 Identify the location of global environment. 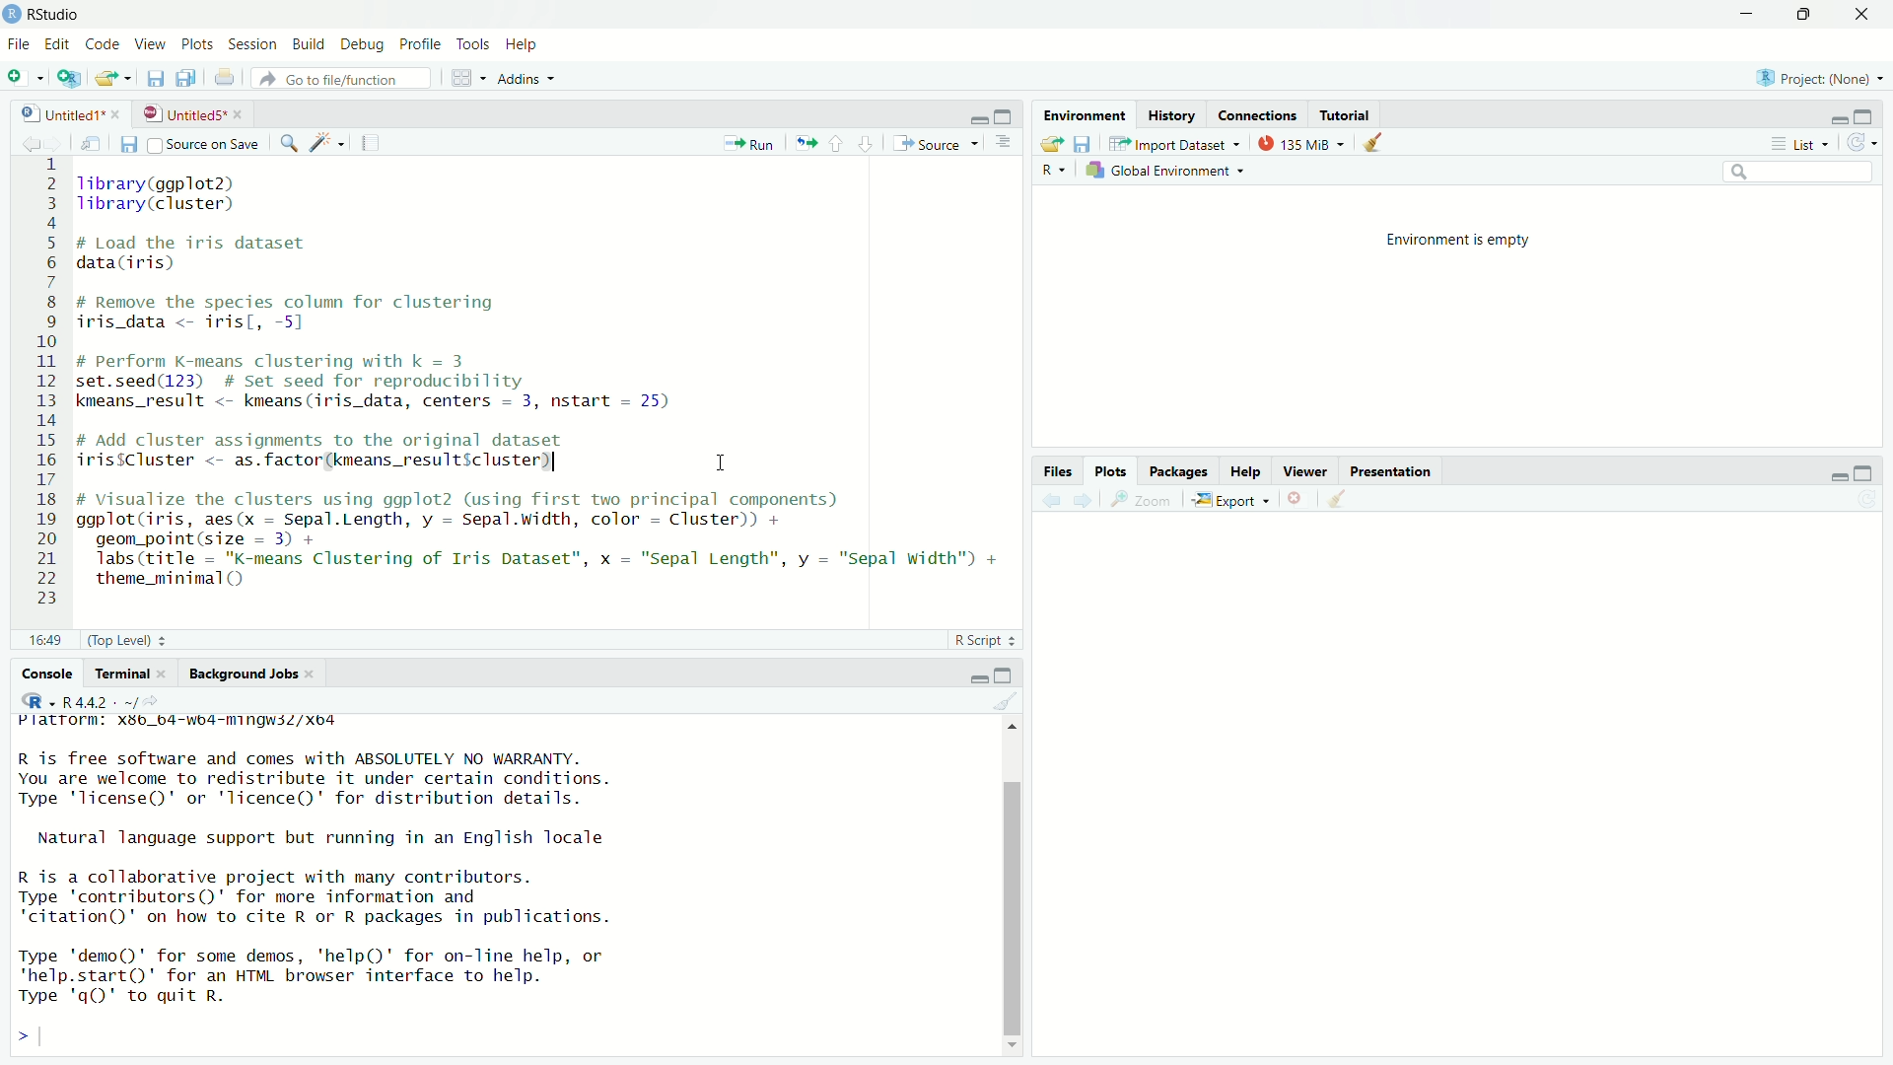
(1169, 172).